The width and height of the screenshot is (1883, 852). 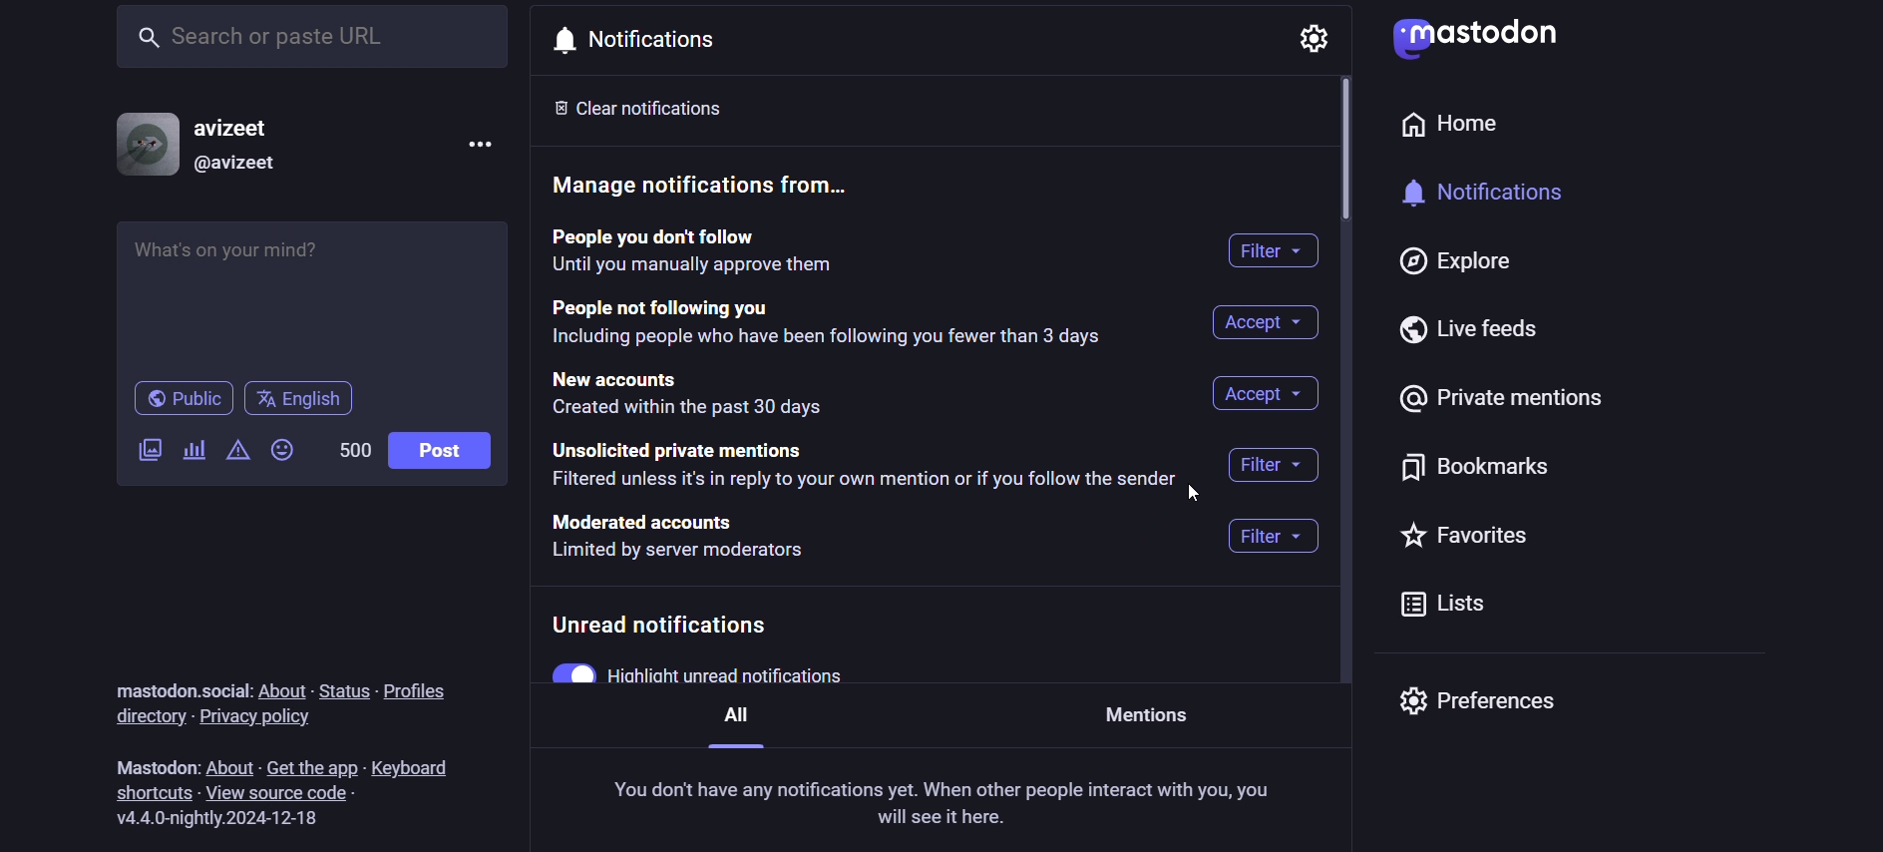 What do you see at coordinates (473, 143) in the screenshot?
I see `more options` at bounding box center [473, 143].